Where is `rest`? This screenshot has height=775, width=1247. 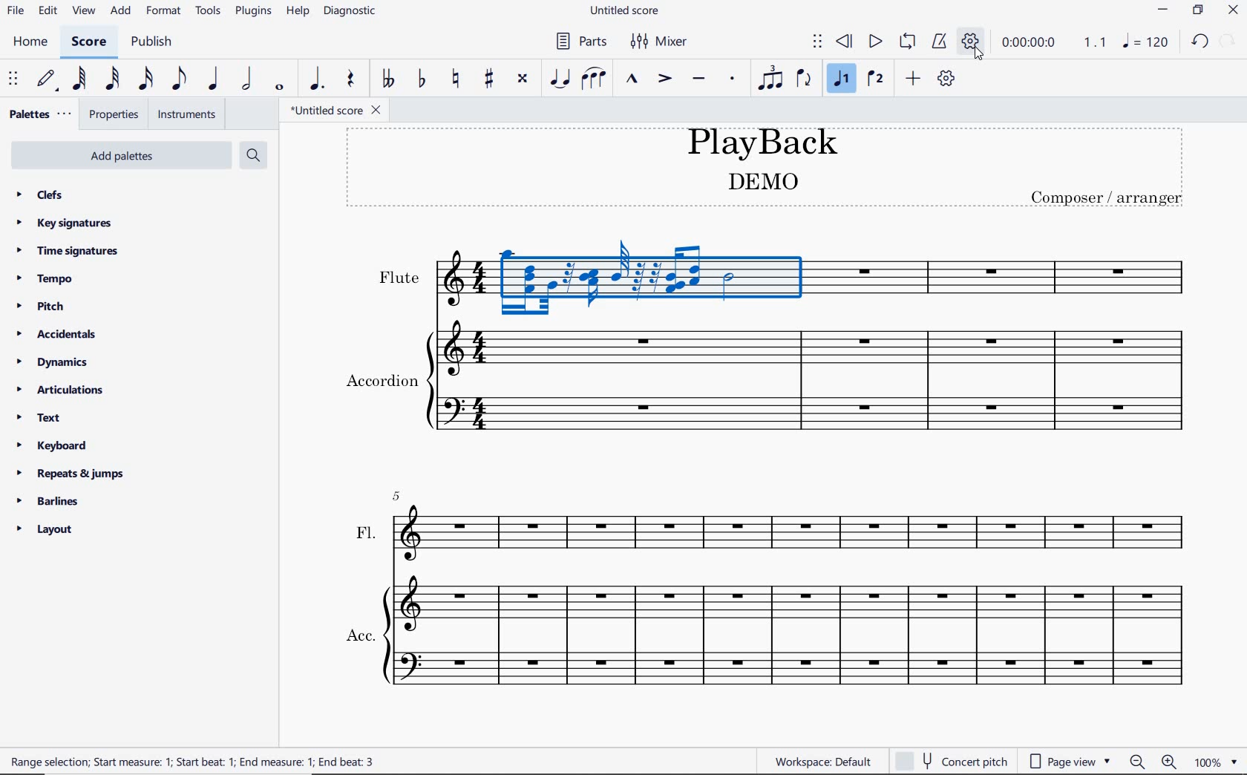 rest is located at coordinates (350, 79).